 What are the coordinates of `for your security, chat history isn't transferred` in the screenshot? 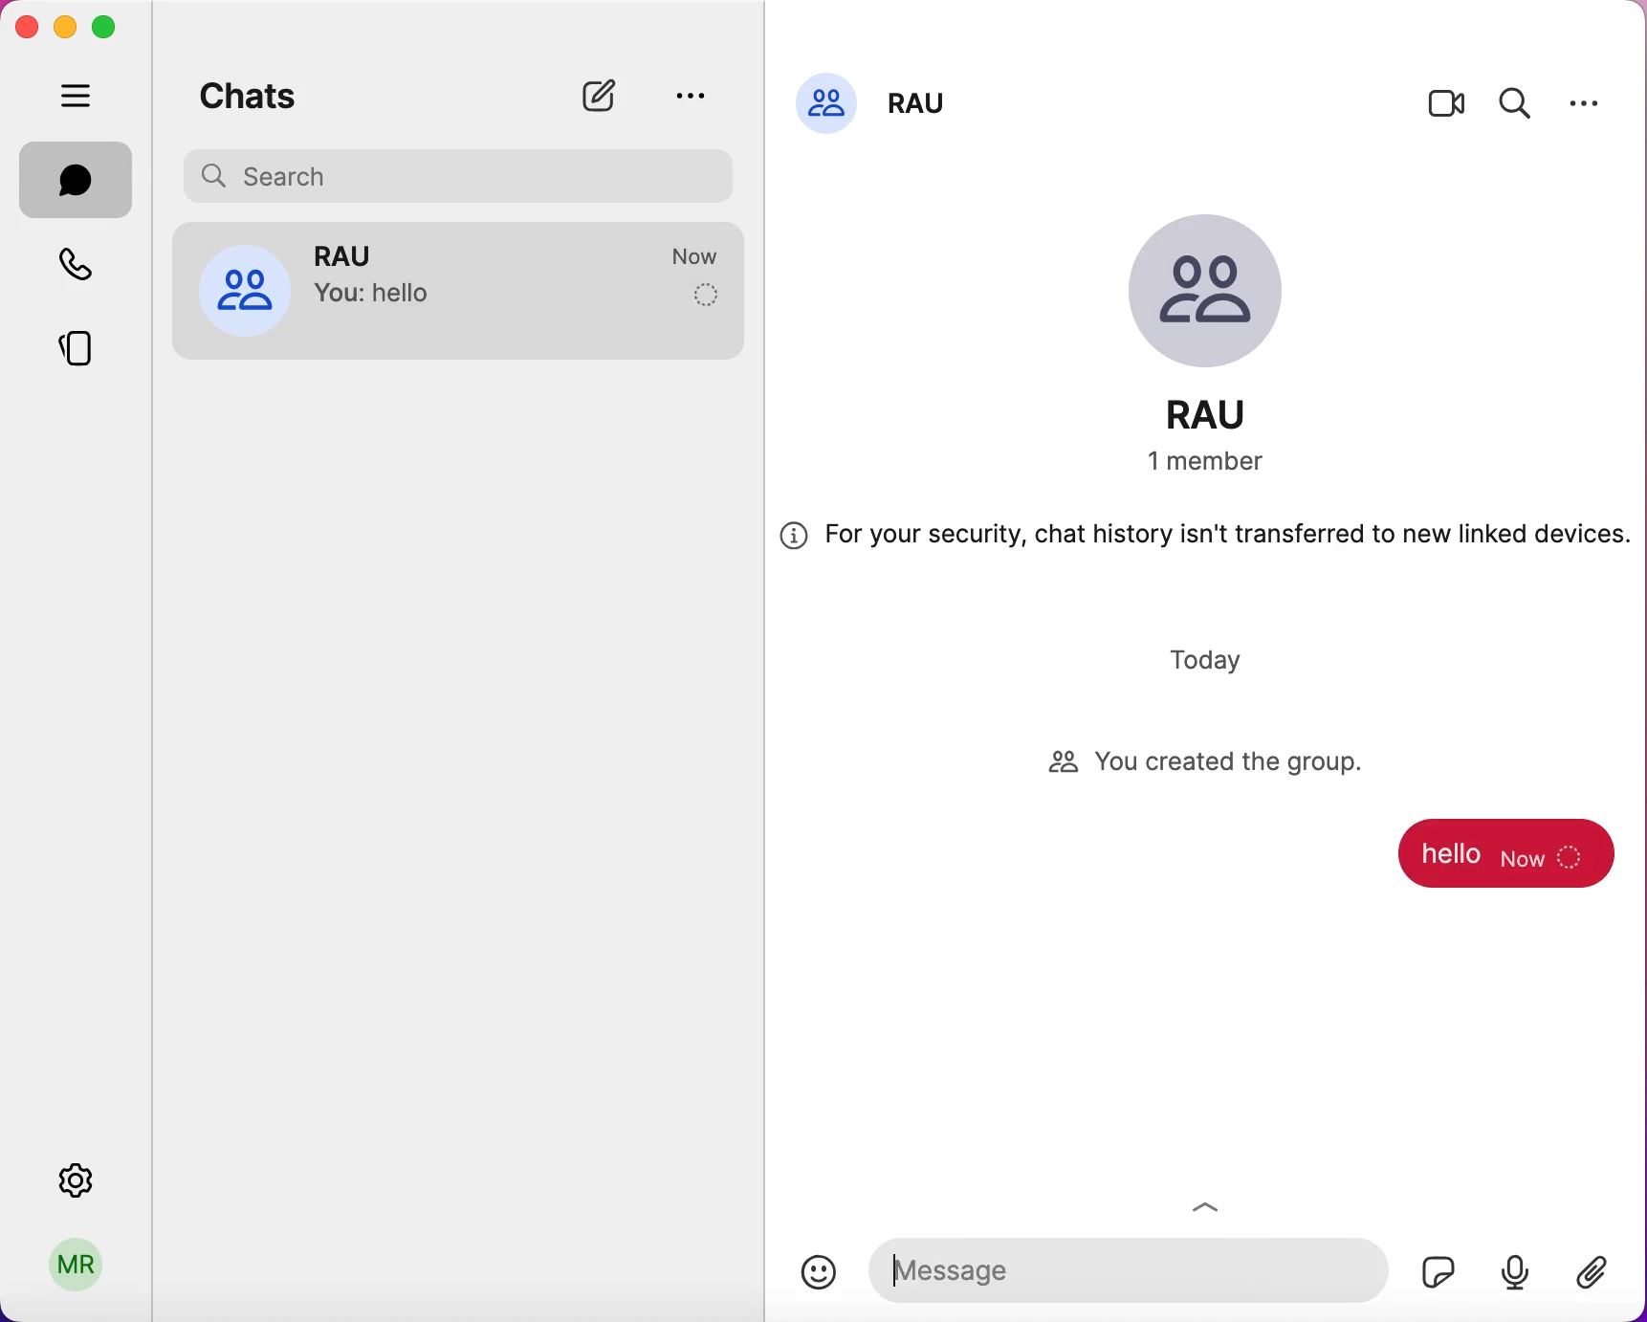 It's located at (1205, 542).